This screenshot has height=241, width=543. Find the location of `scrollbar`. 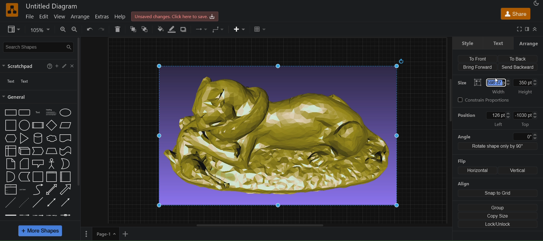

scrollbar is located at coordinates (449, 100).